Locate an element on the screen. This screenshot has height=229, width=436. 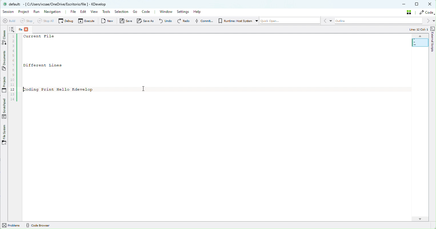
Go is located at coordinates (134, 12).